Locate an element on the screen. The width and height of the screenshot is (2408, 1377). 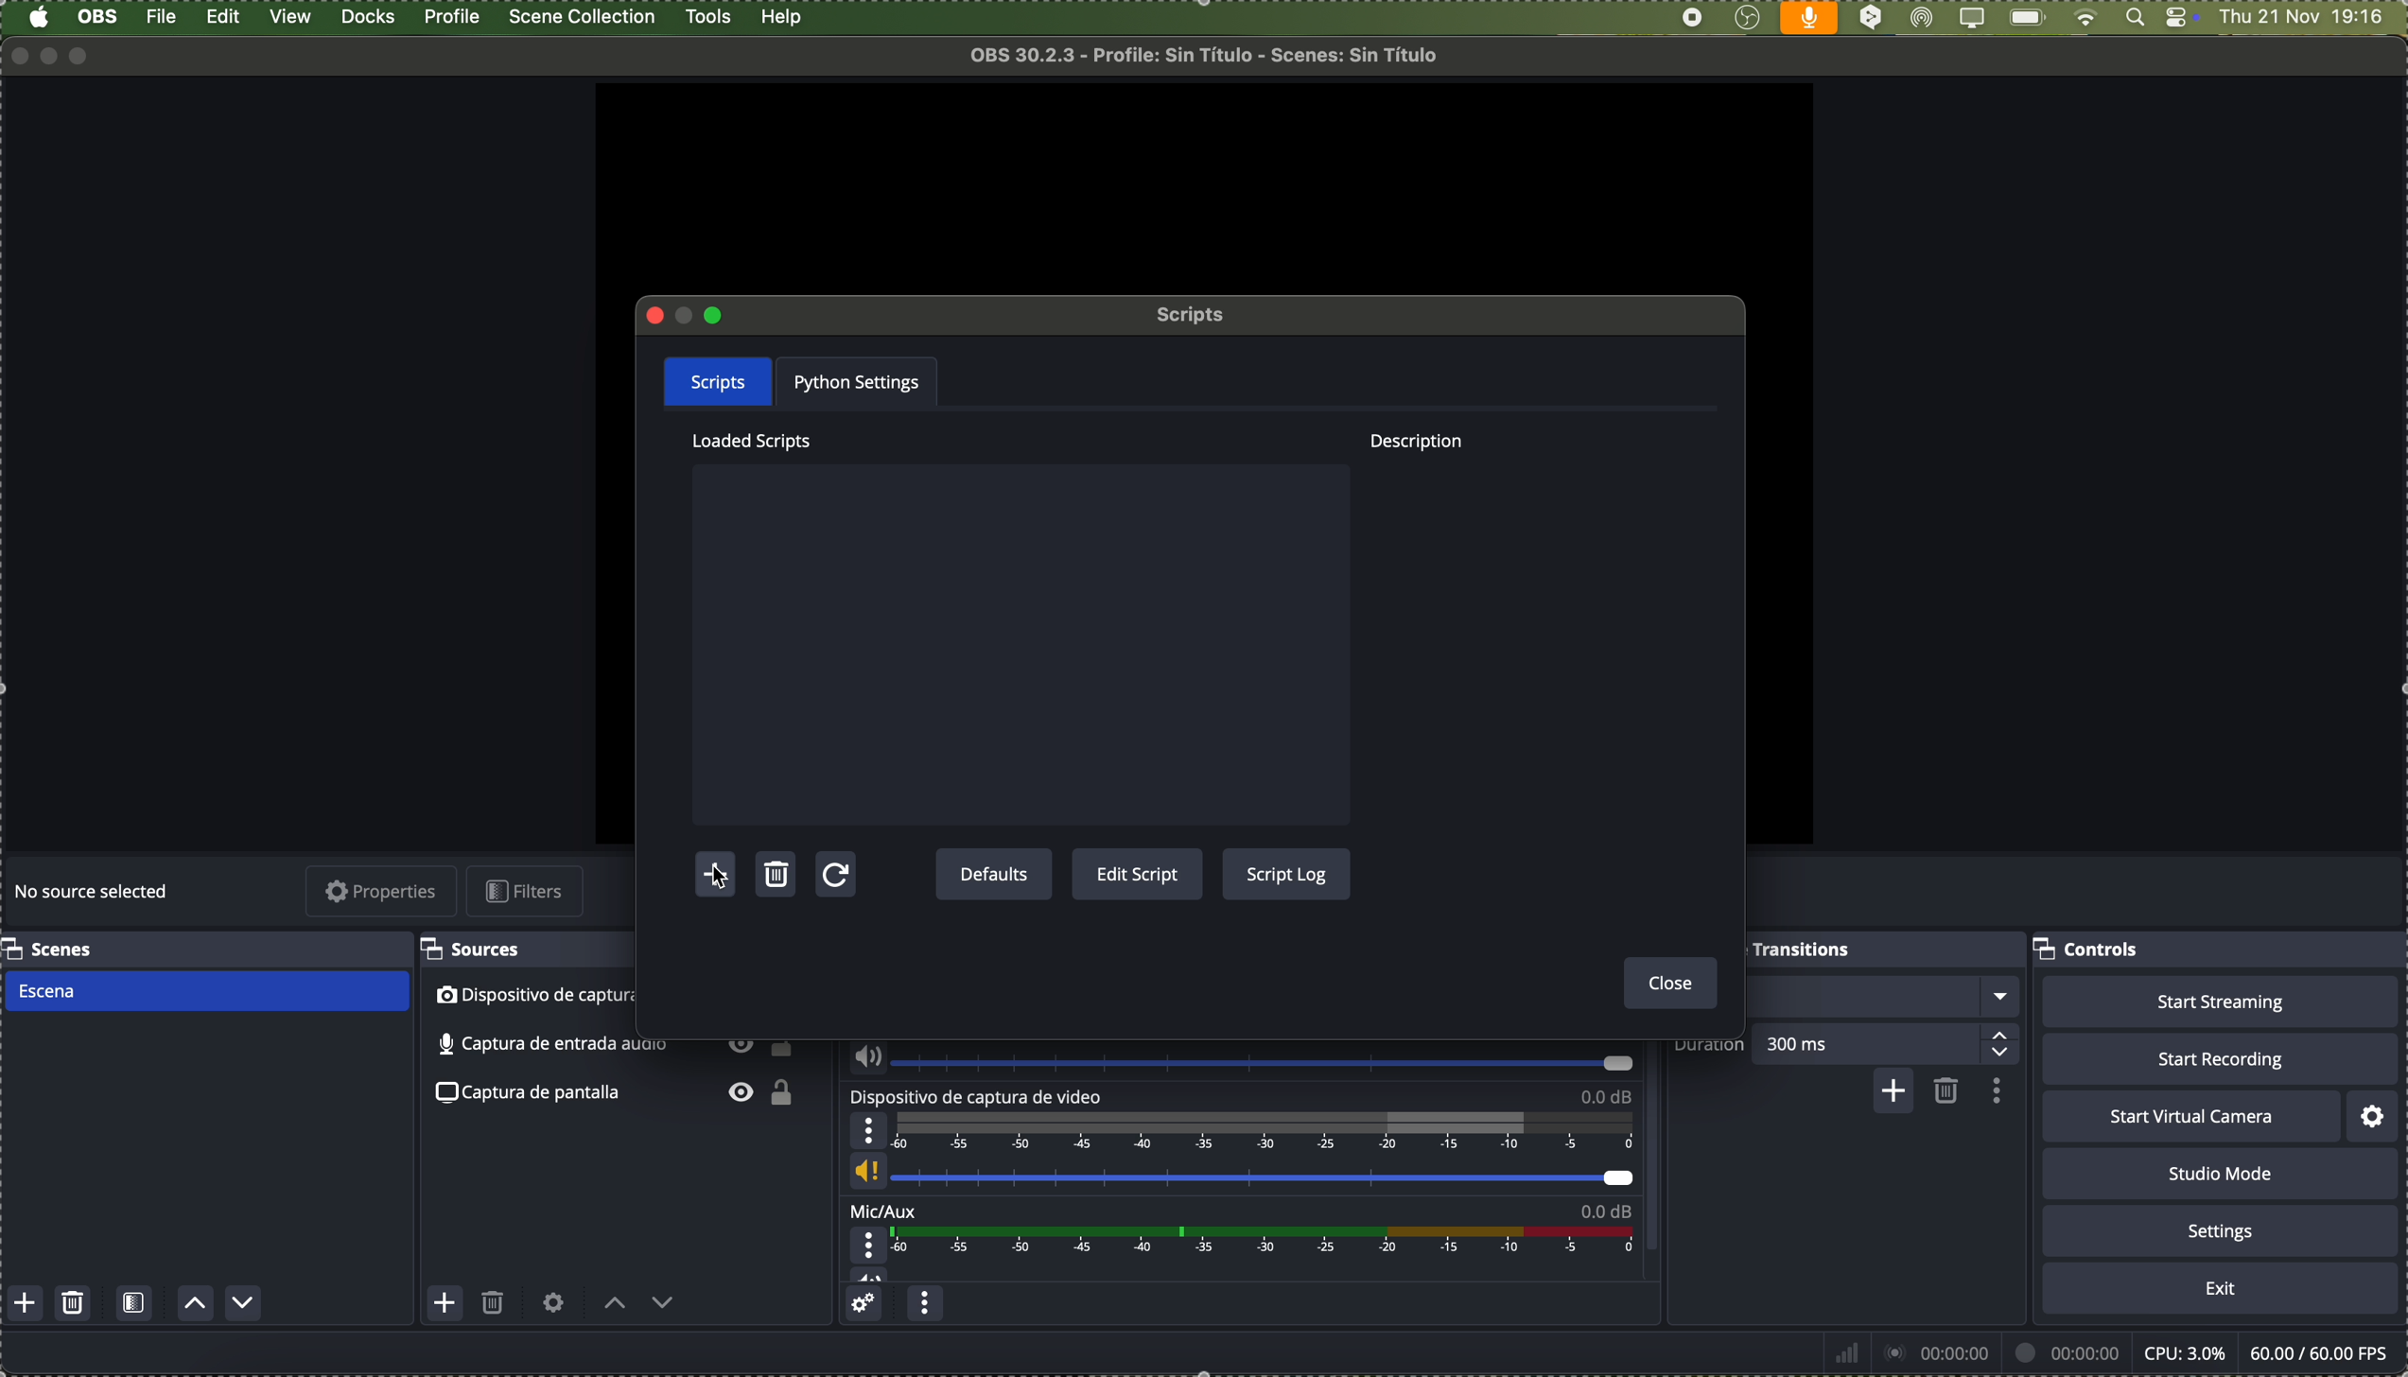
Spotlight search is located at coordinates (2132, 18).